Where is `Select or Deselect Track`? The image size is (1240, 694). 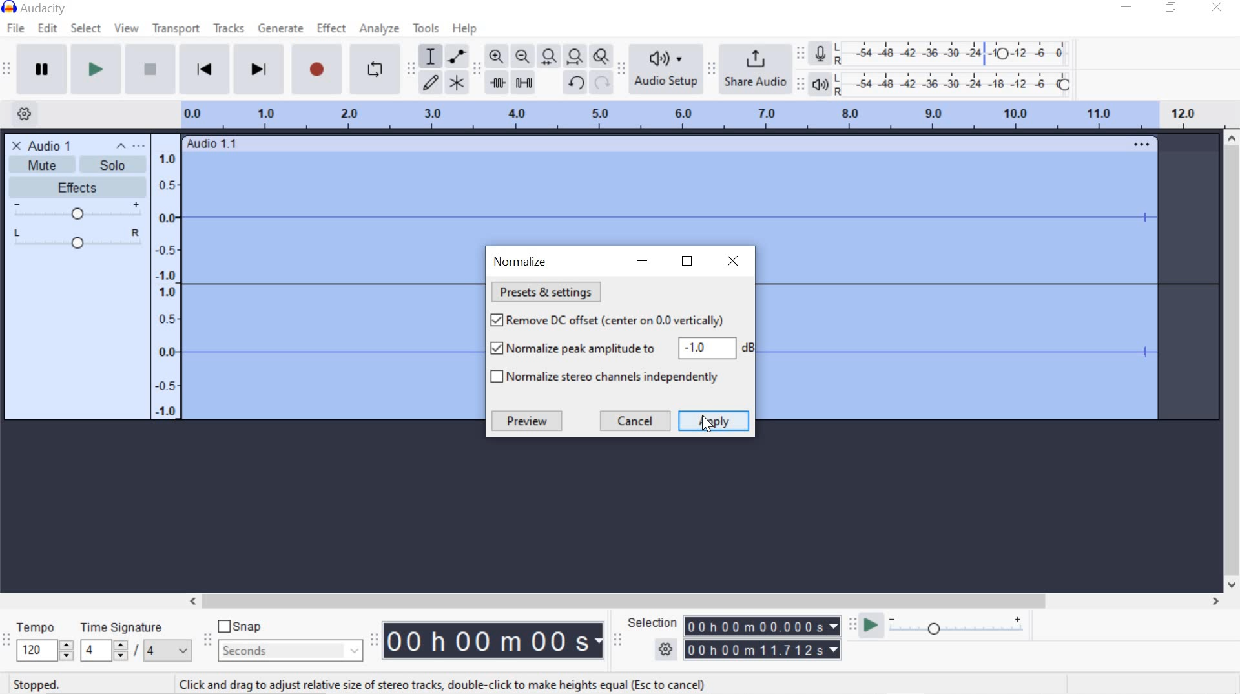
Select or Deselect Track is located at coordinates (77, 339).